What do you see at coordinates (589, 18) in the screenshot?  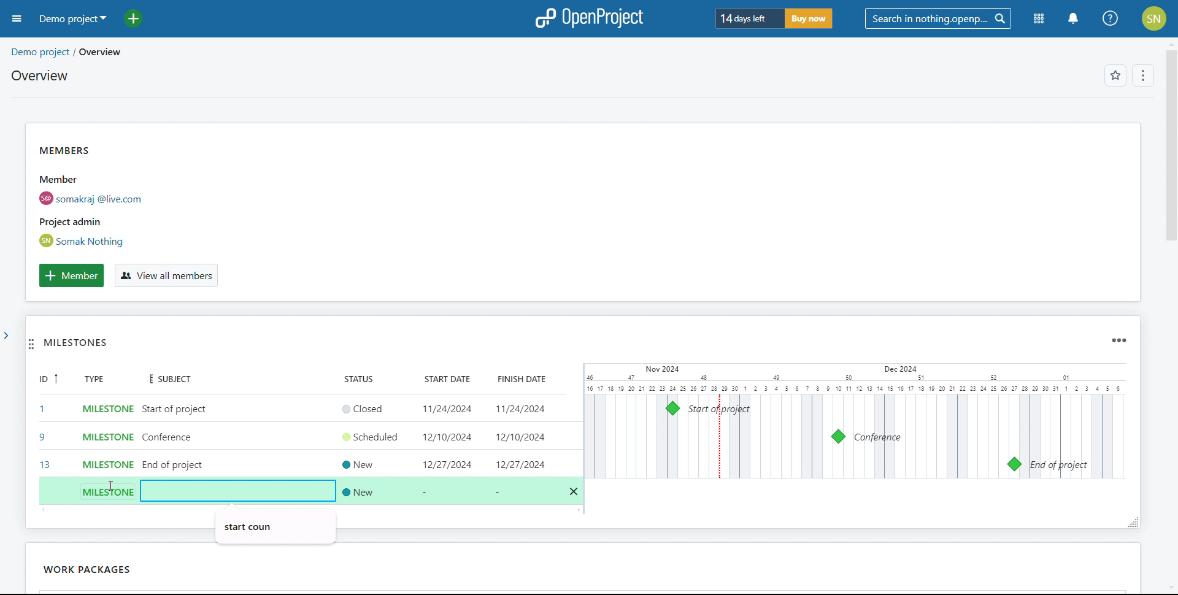 I see `logo` at bounding box center [589, 18].